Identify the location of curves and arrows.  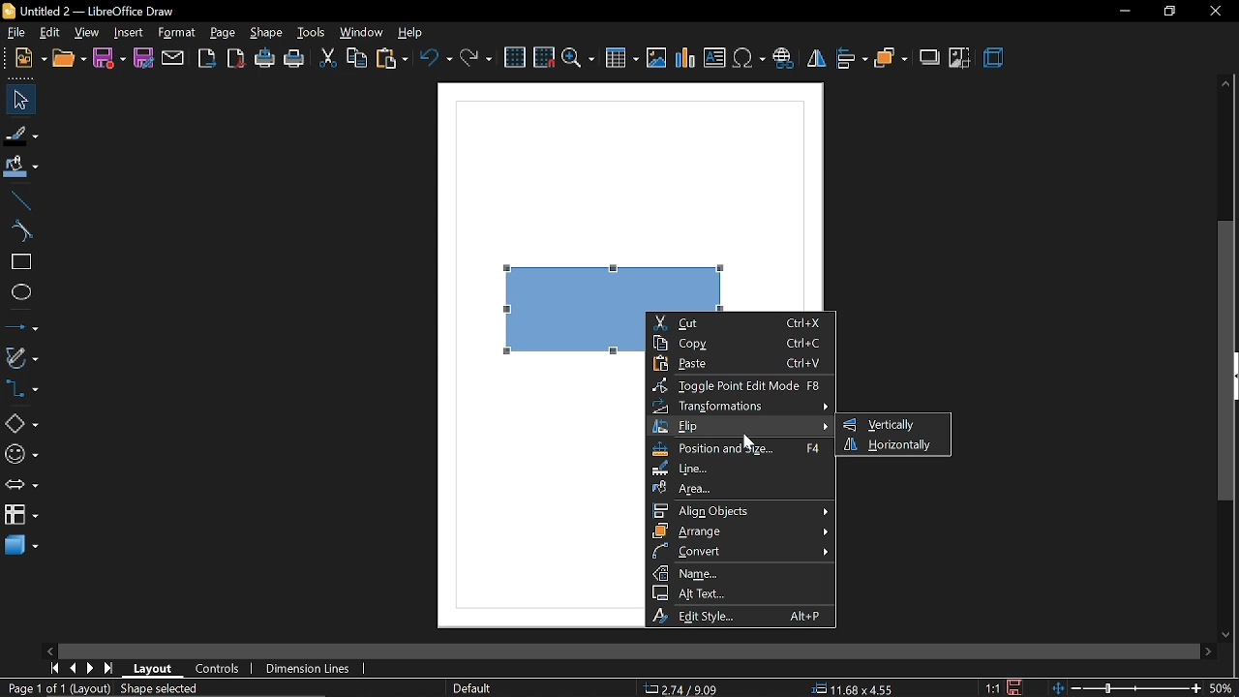
(22, 357).